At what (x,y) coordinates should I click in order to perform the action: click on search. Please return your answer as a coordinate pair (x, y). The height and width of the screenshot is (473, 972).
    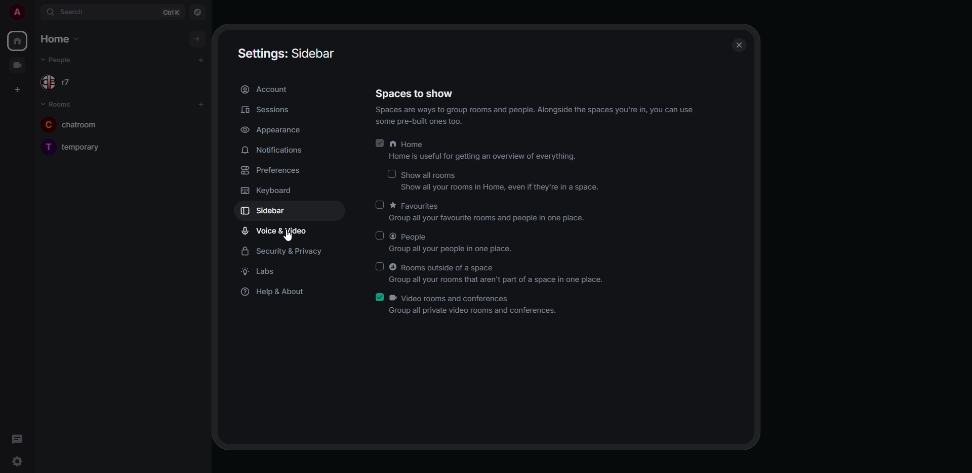
    Looking at the image, I should click on (75, 11).